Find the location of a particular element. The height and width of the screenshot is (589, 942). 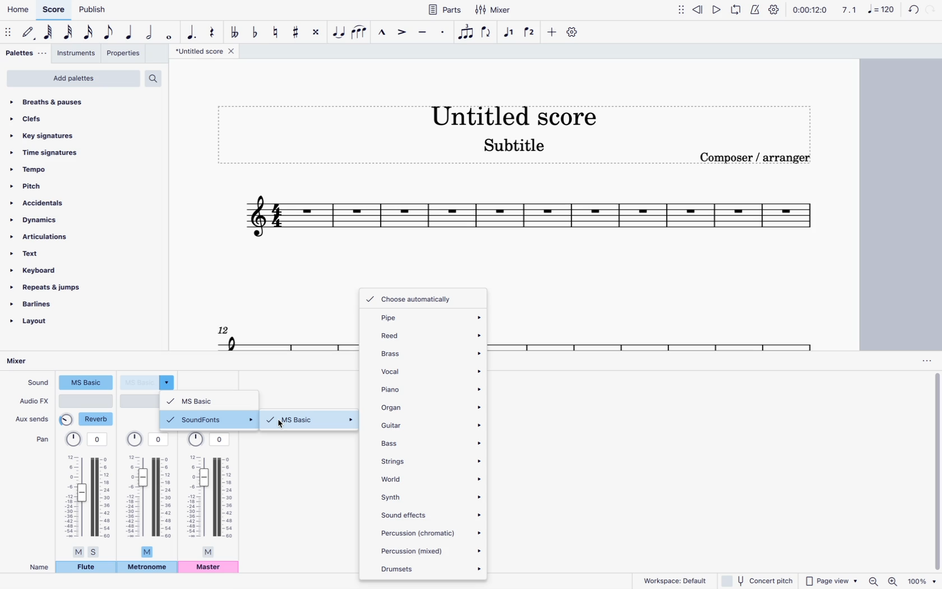

audio type is located at coordinates (87, 401).